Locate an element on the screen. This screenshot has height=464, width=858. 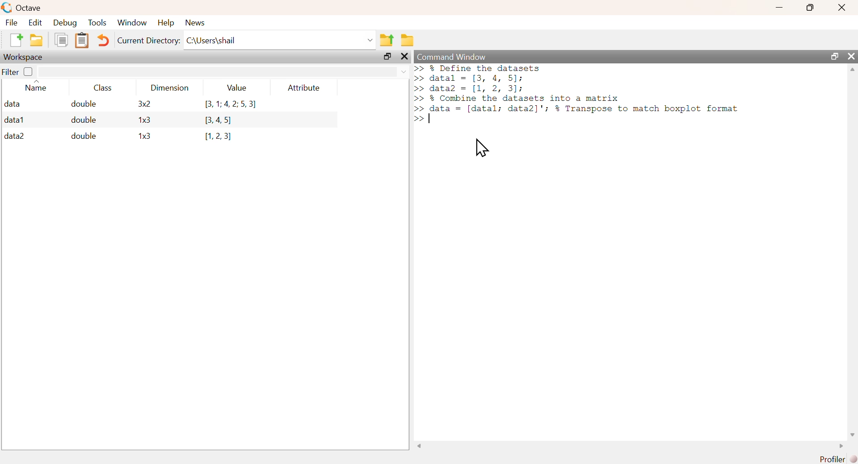
Value is located at coordinates (240, 87).